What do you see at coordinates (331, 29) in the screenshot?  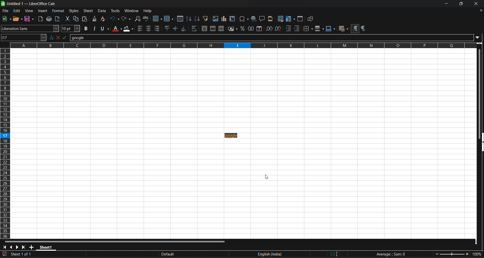 I see `border colors` at bounding box center [331, 29].